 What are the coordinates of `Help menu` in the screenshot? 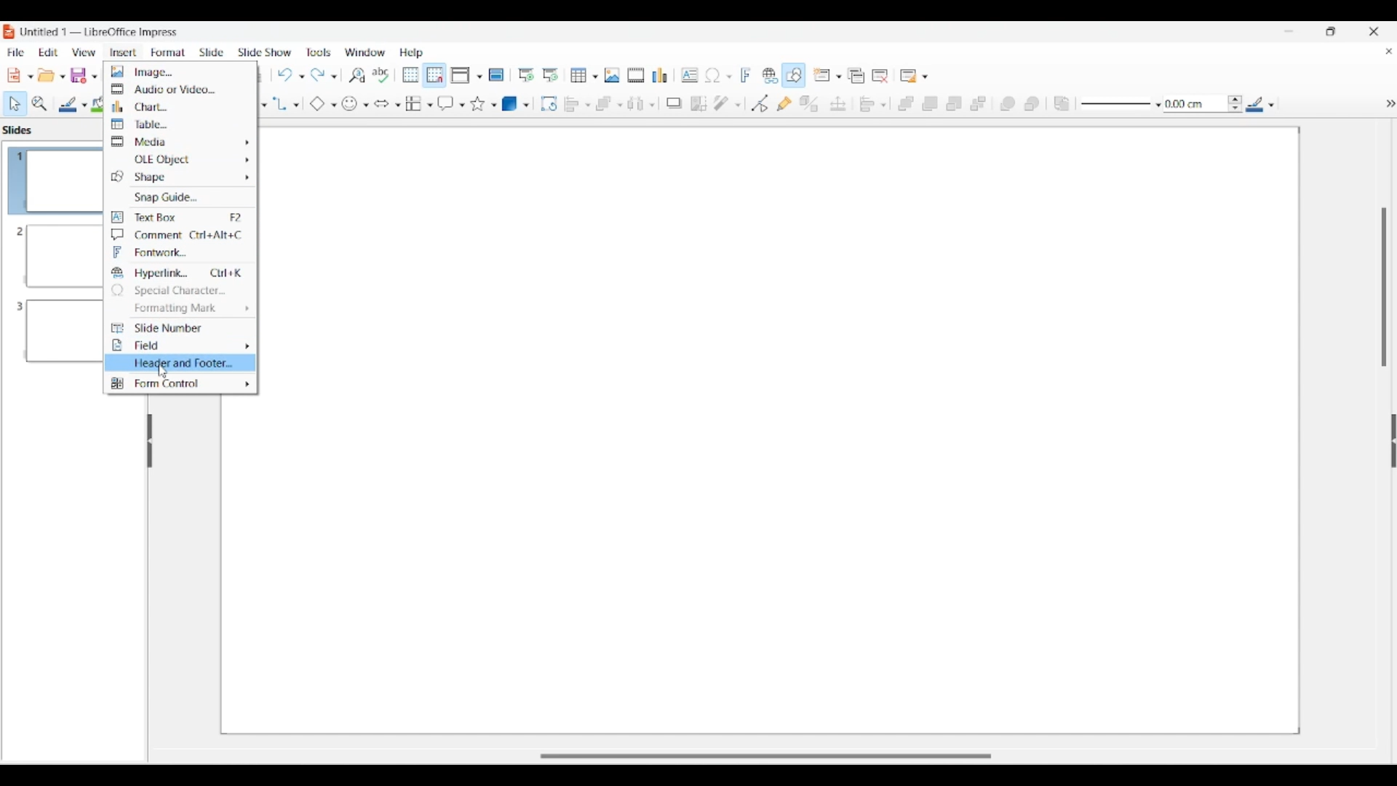 It's located at (412, 53).